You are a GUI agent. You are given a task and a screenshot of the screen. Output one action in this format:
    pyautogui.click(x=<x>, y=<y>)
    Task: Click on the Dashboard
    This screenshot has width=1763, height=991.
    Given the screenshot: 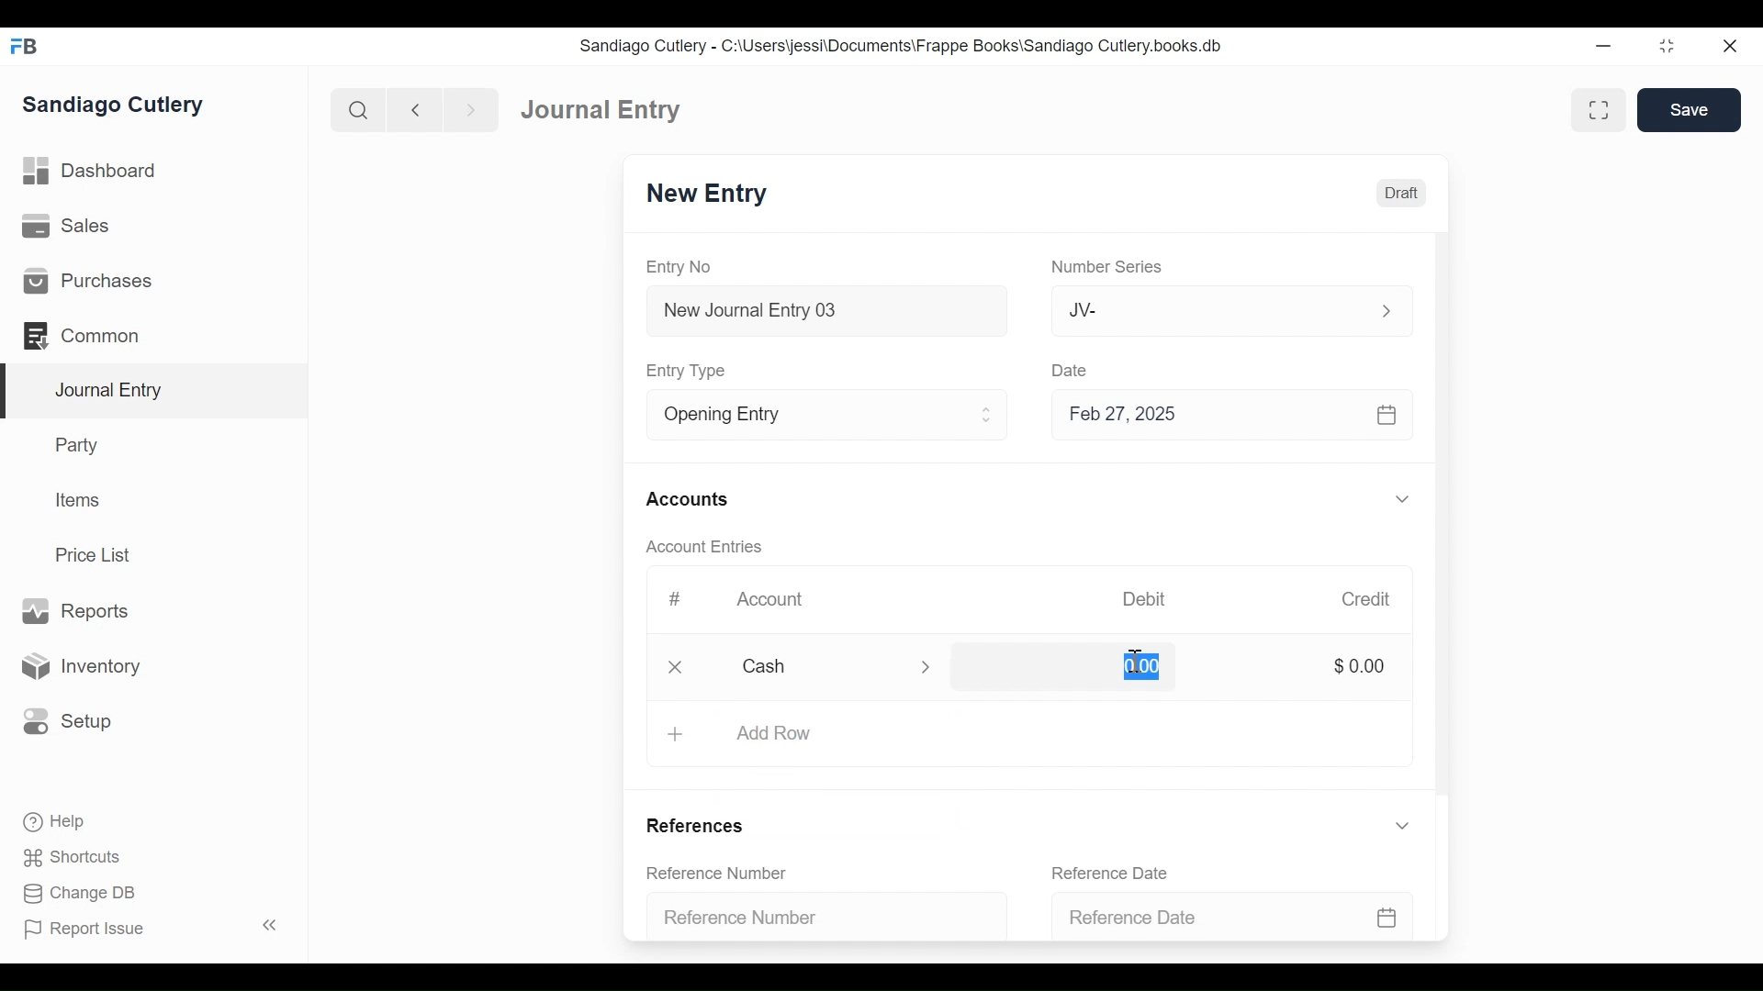 What is the action you would take?
    pyautogui.click(x=91, y=172)
    